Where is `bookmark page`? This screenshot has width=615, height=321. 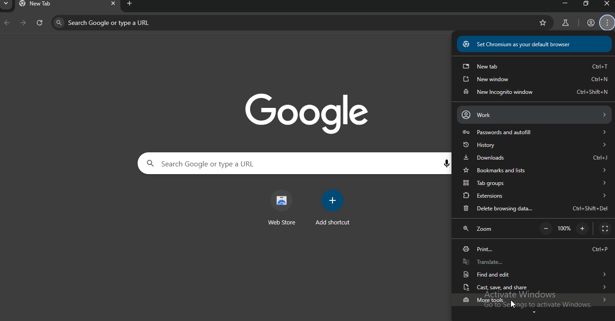 bookmark page is located at coordinates (543, 23).